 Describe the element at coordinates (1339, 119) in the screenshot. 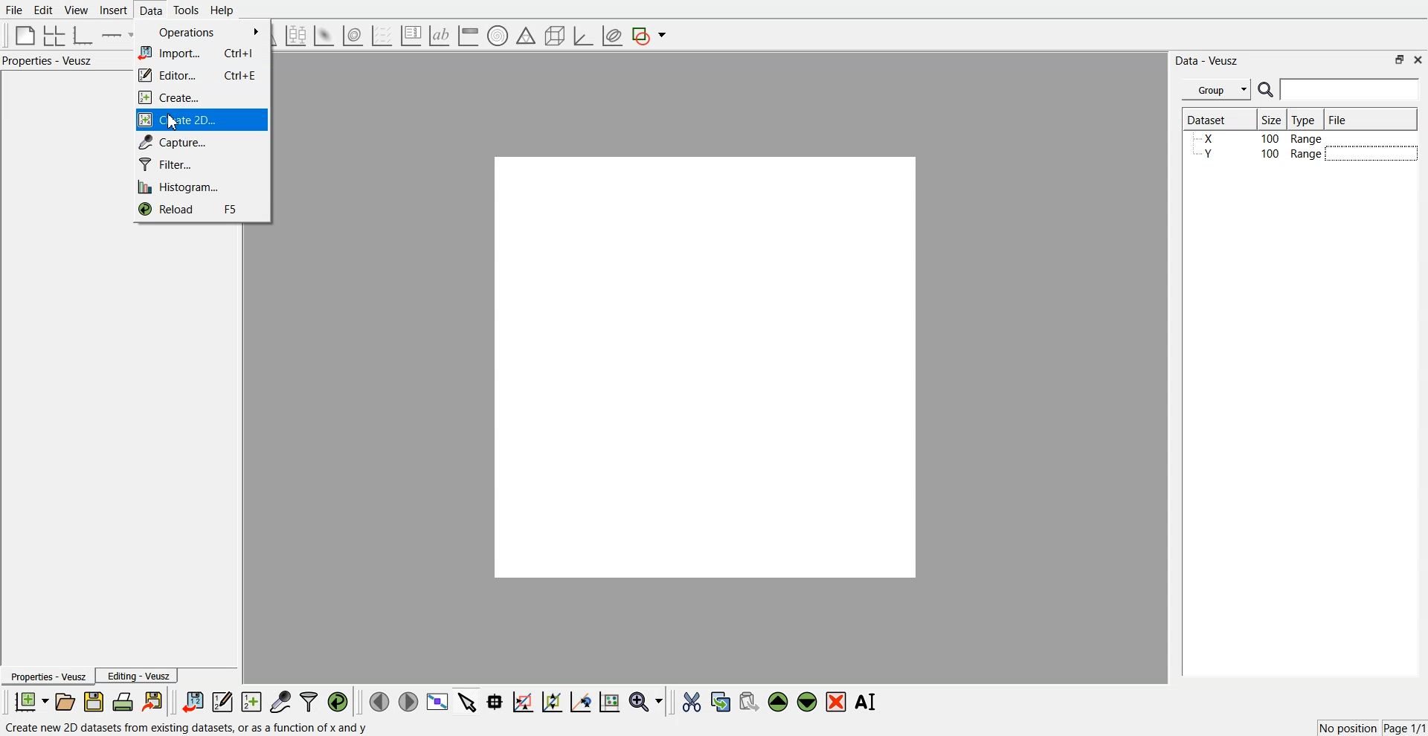

I see `File` at that location.